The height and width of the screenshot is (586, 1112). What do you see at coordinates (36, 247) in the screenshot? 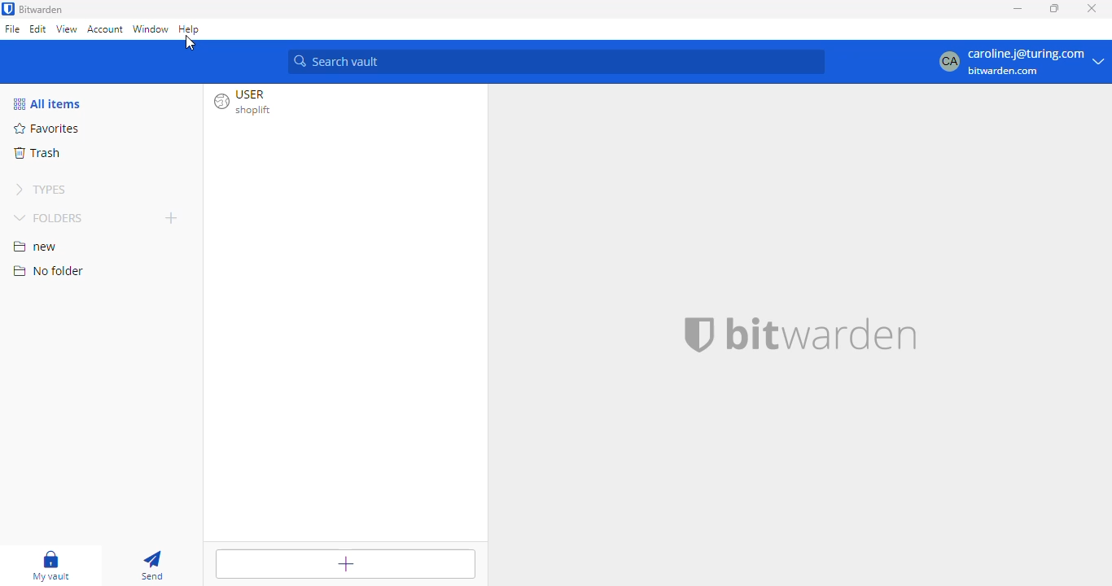
I see `new` at bounding box center [36, 247].